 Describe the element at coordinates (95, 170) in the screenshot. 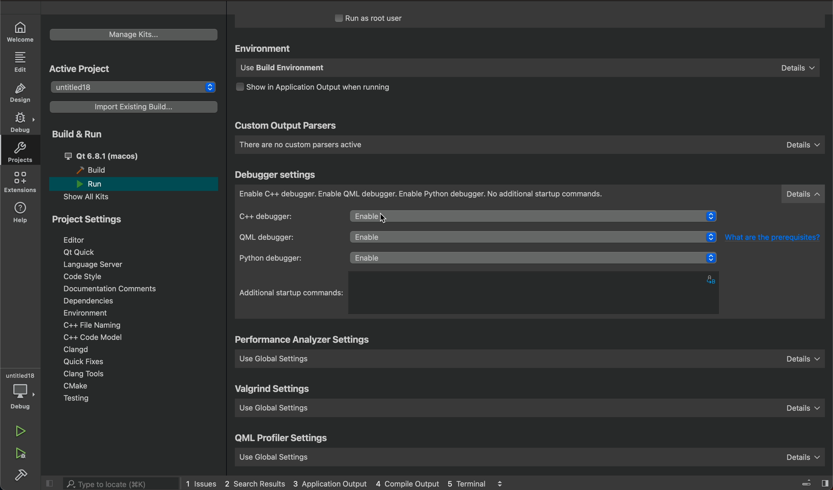

I see `build` at that location.